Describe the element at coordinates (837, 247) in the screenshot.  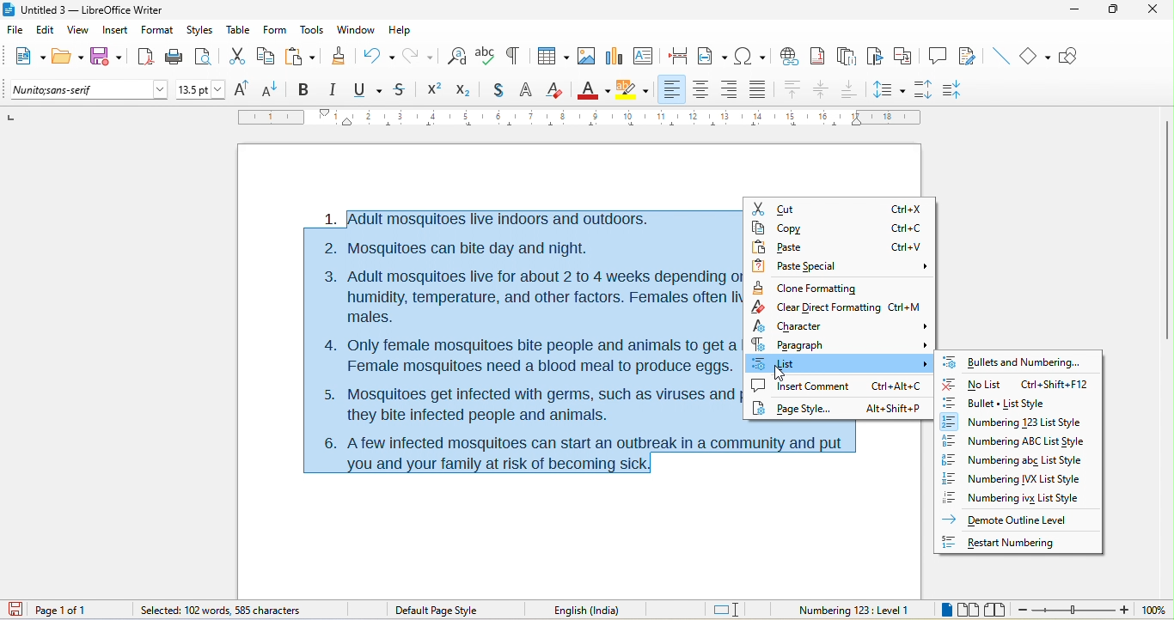
I see `paste` at that location.